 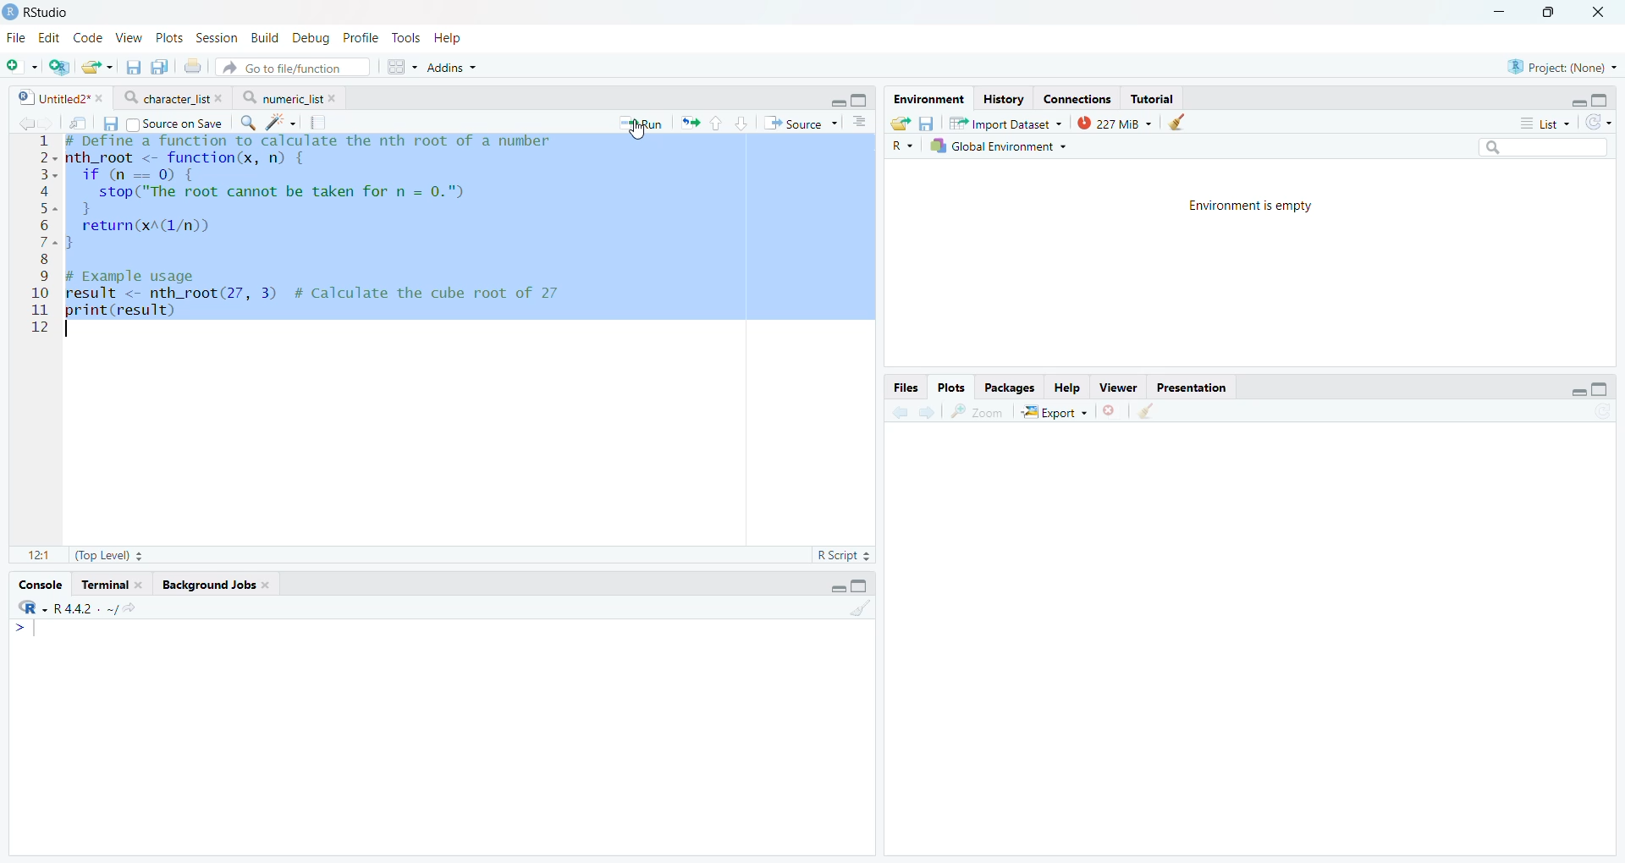 I want to click on Go to previous plot, so click(x=899, y=410).